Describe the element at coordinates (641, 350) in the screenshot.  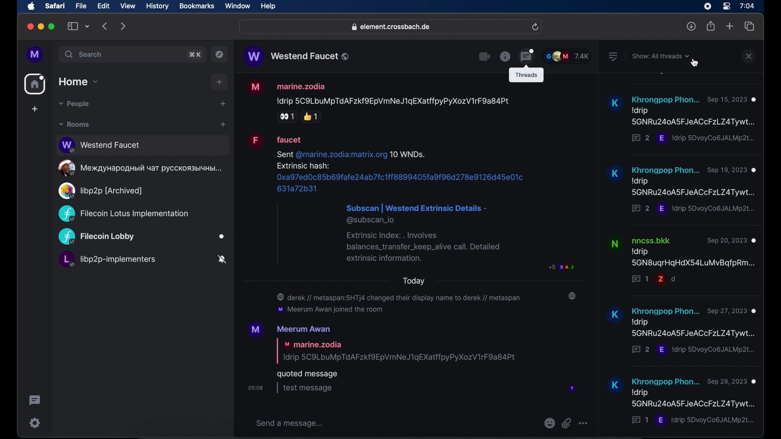
I see `2 messages` at that location.